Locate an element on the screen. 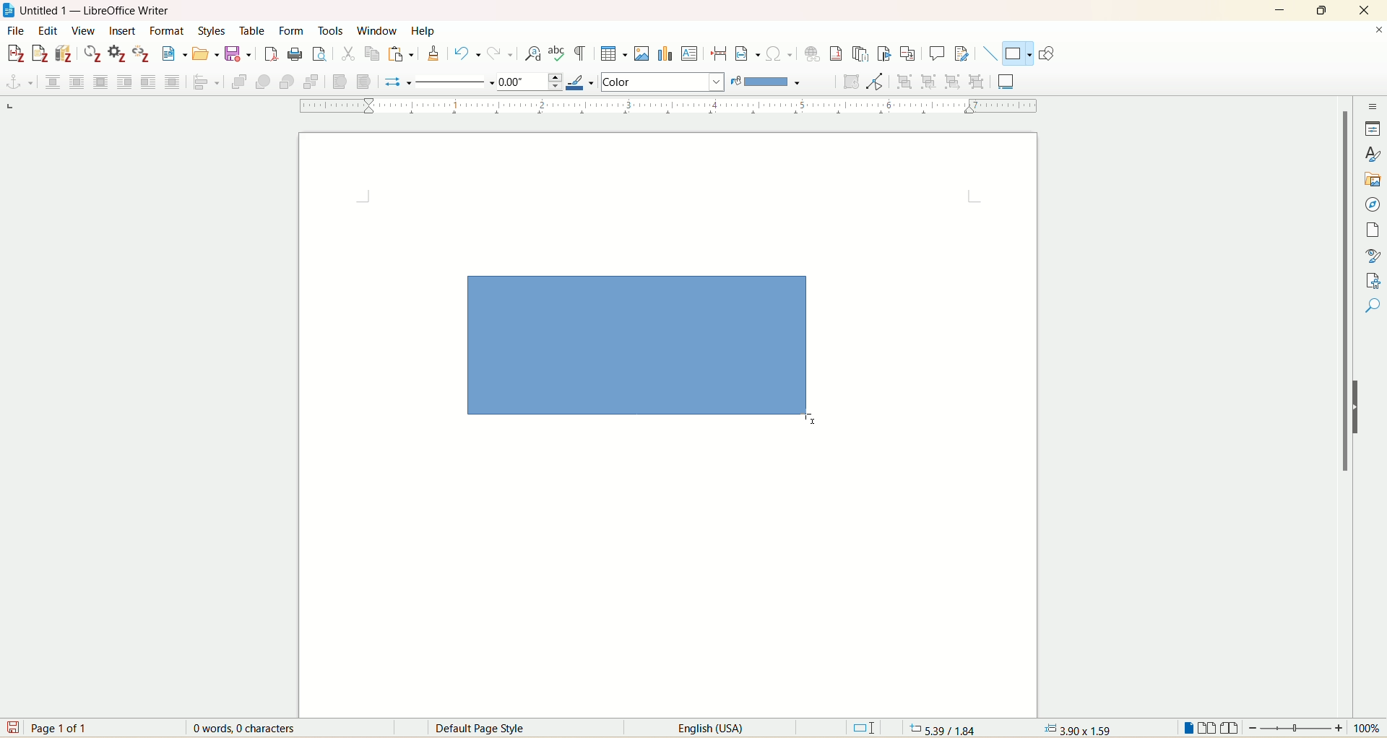 The width and height of the screenshot is (1387, 738). before is located at coordinates (125, 79).